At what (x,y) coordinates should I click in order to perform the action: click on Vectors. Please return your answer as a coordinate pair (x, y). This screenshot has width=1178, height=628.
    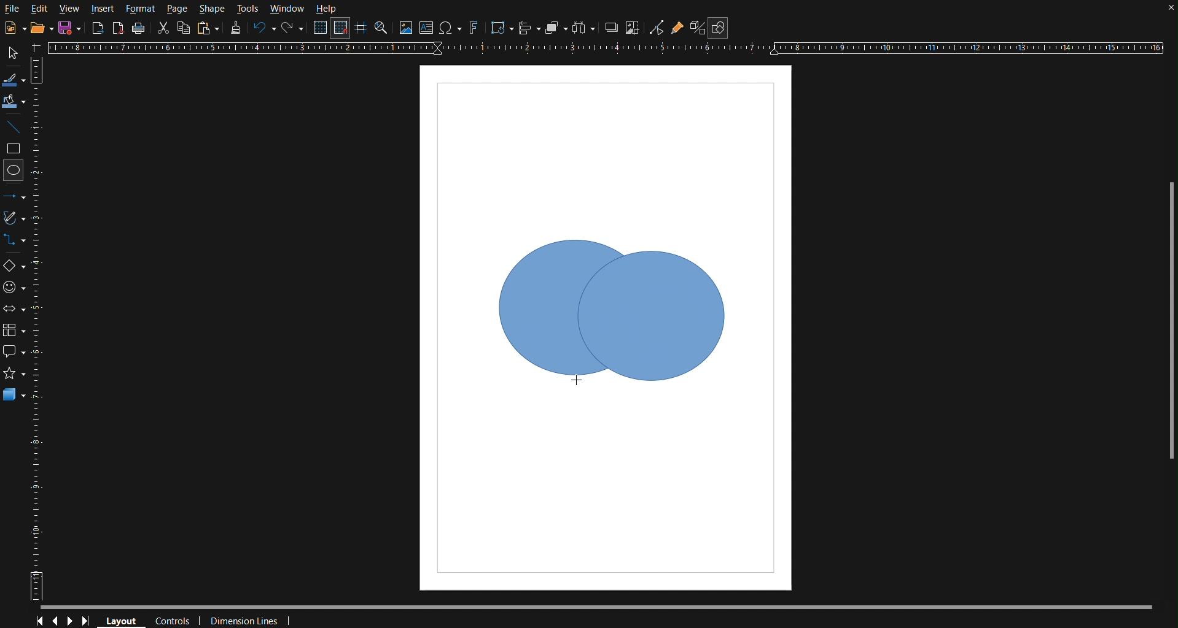
    Looking at the image, I should click on (15, 218).